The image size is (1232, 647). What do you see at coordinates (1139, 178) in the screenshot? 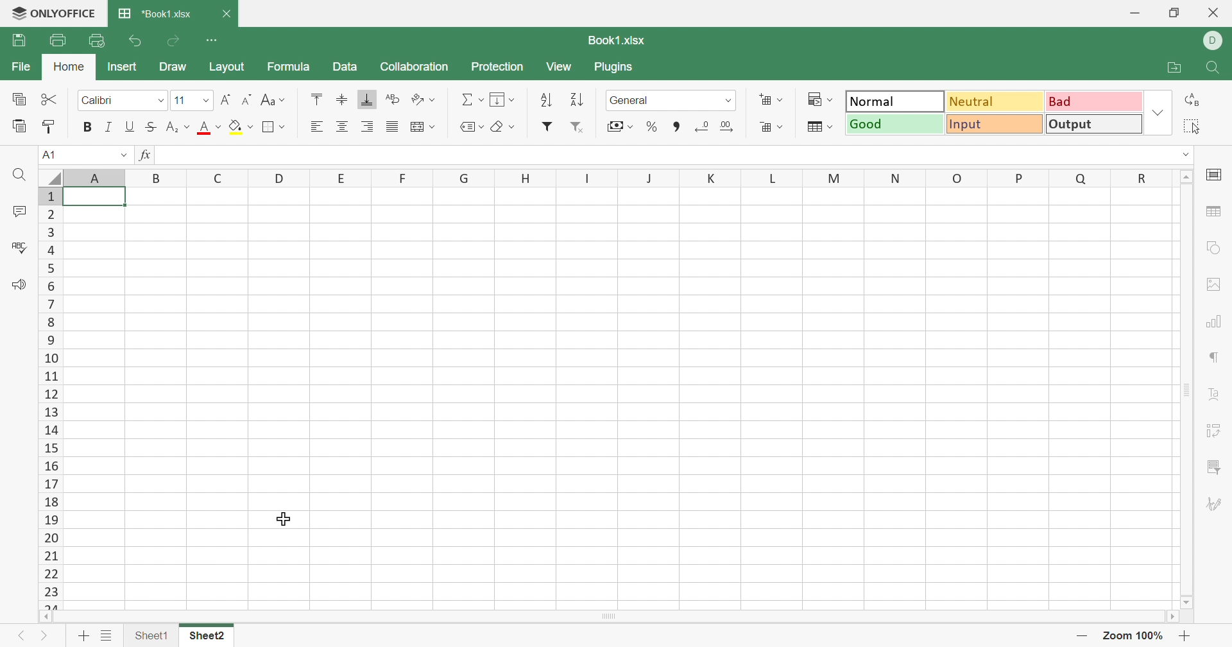
I see `R` at bounding box center [1139, 178].